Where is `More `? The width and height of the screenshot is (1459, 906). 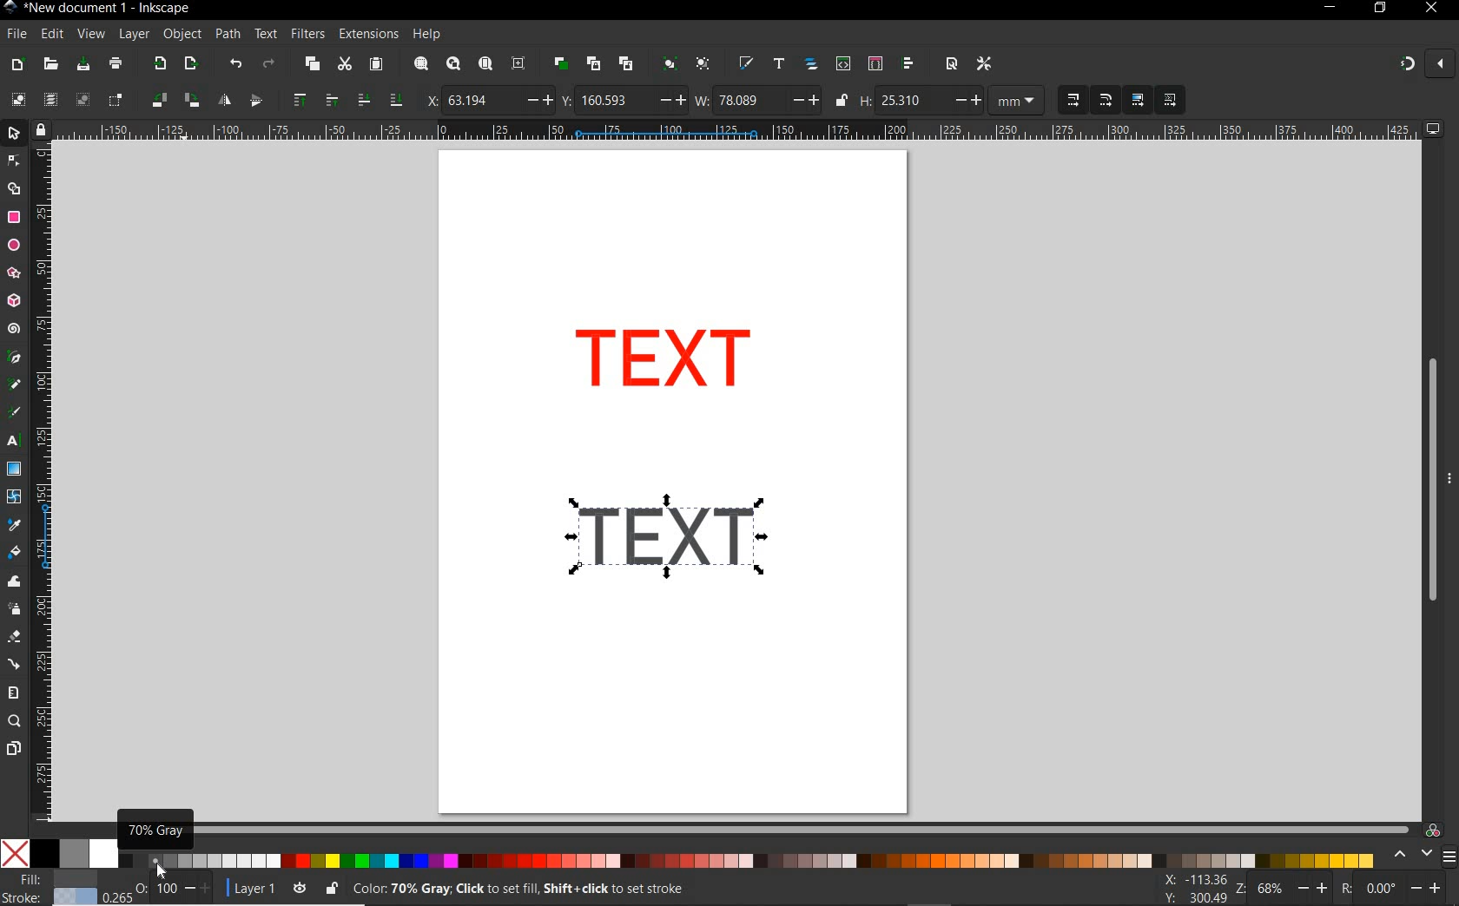 More  is located at coordinates (1449, 485).